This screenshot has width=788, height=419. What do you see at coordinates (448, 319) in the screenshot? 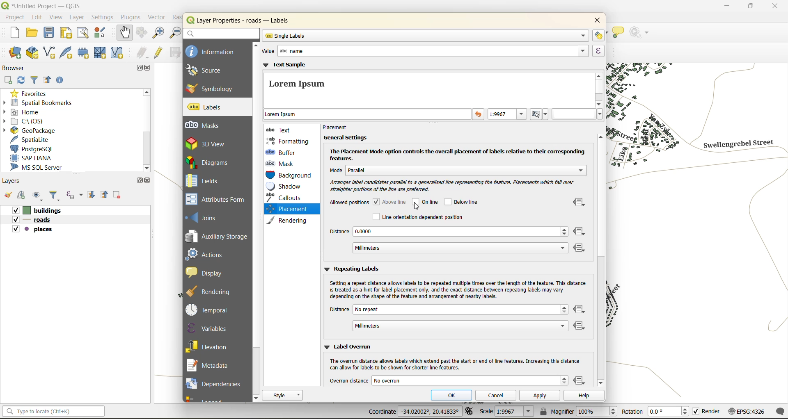
I see `distance` at bounding box center [448, 319].